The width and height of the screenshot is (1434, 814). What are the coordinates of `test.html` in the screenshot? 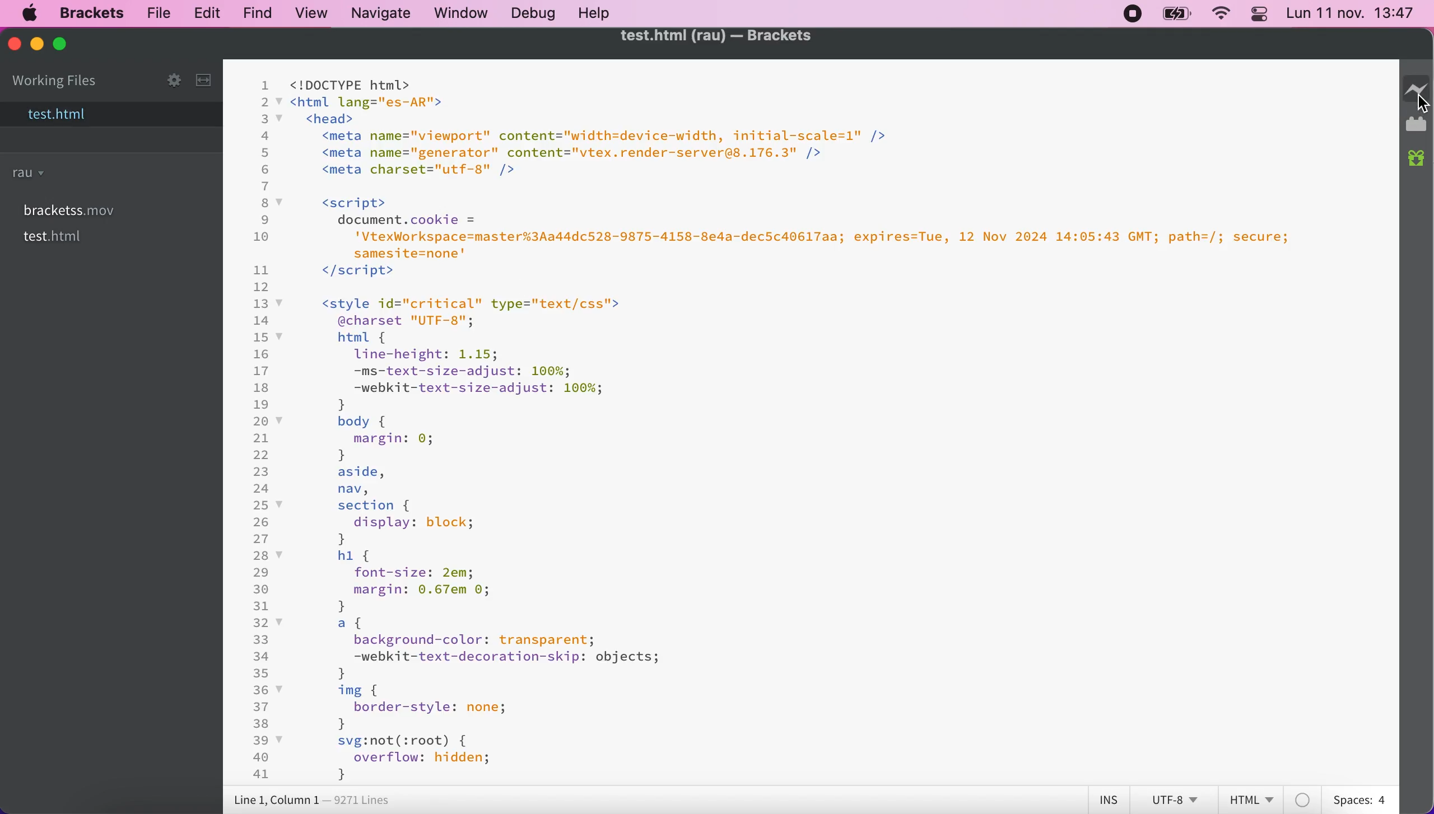 It's located at (55, 237).